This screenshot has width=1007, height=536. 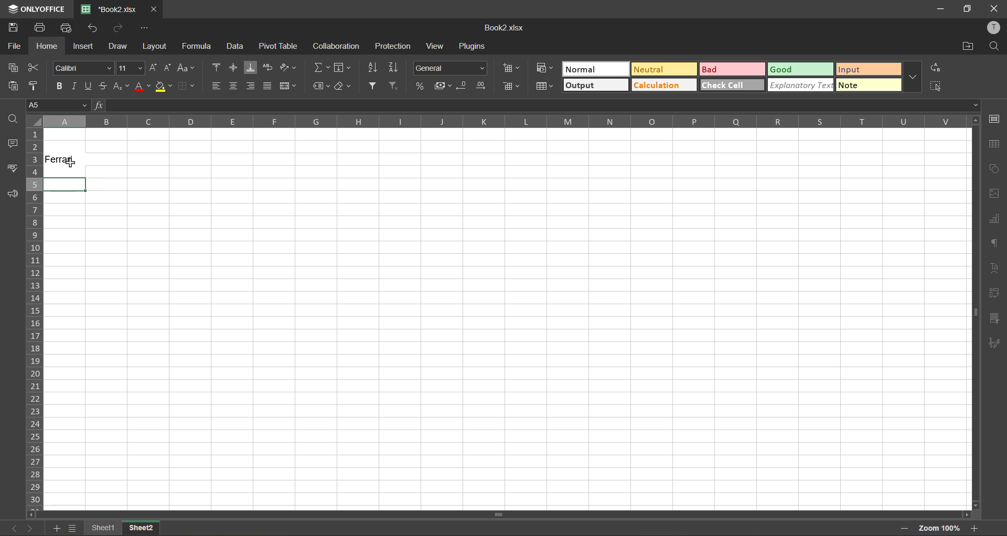 What do you see at coordinates (12, 192) in the screenshot?
I see `feedback` at bounding box center [12, 192].